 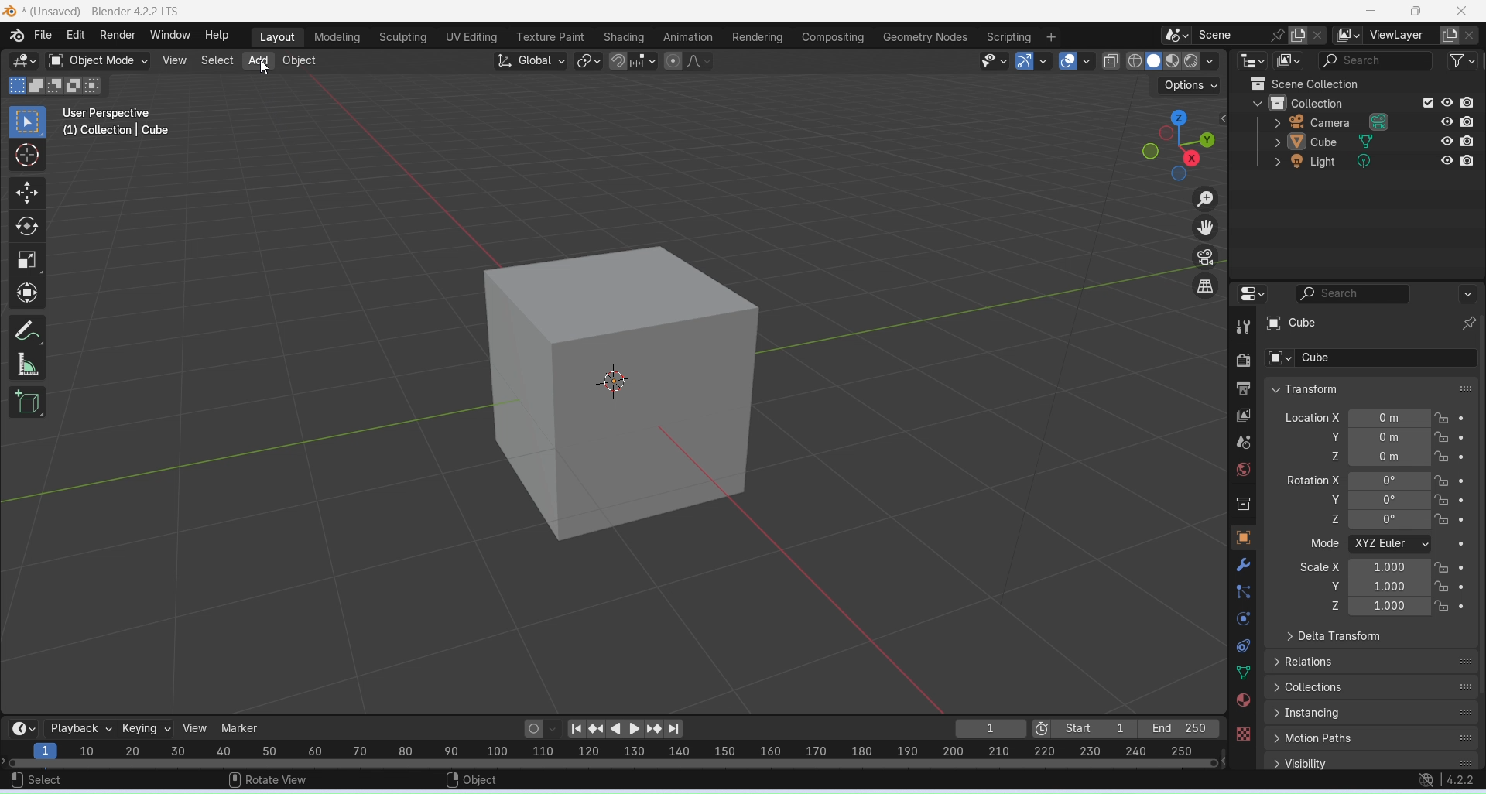 What do you see at coordinates (1208, 228) in the screenshot?
I see `Move the view` at bounding box center [1208, 228].